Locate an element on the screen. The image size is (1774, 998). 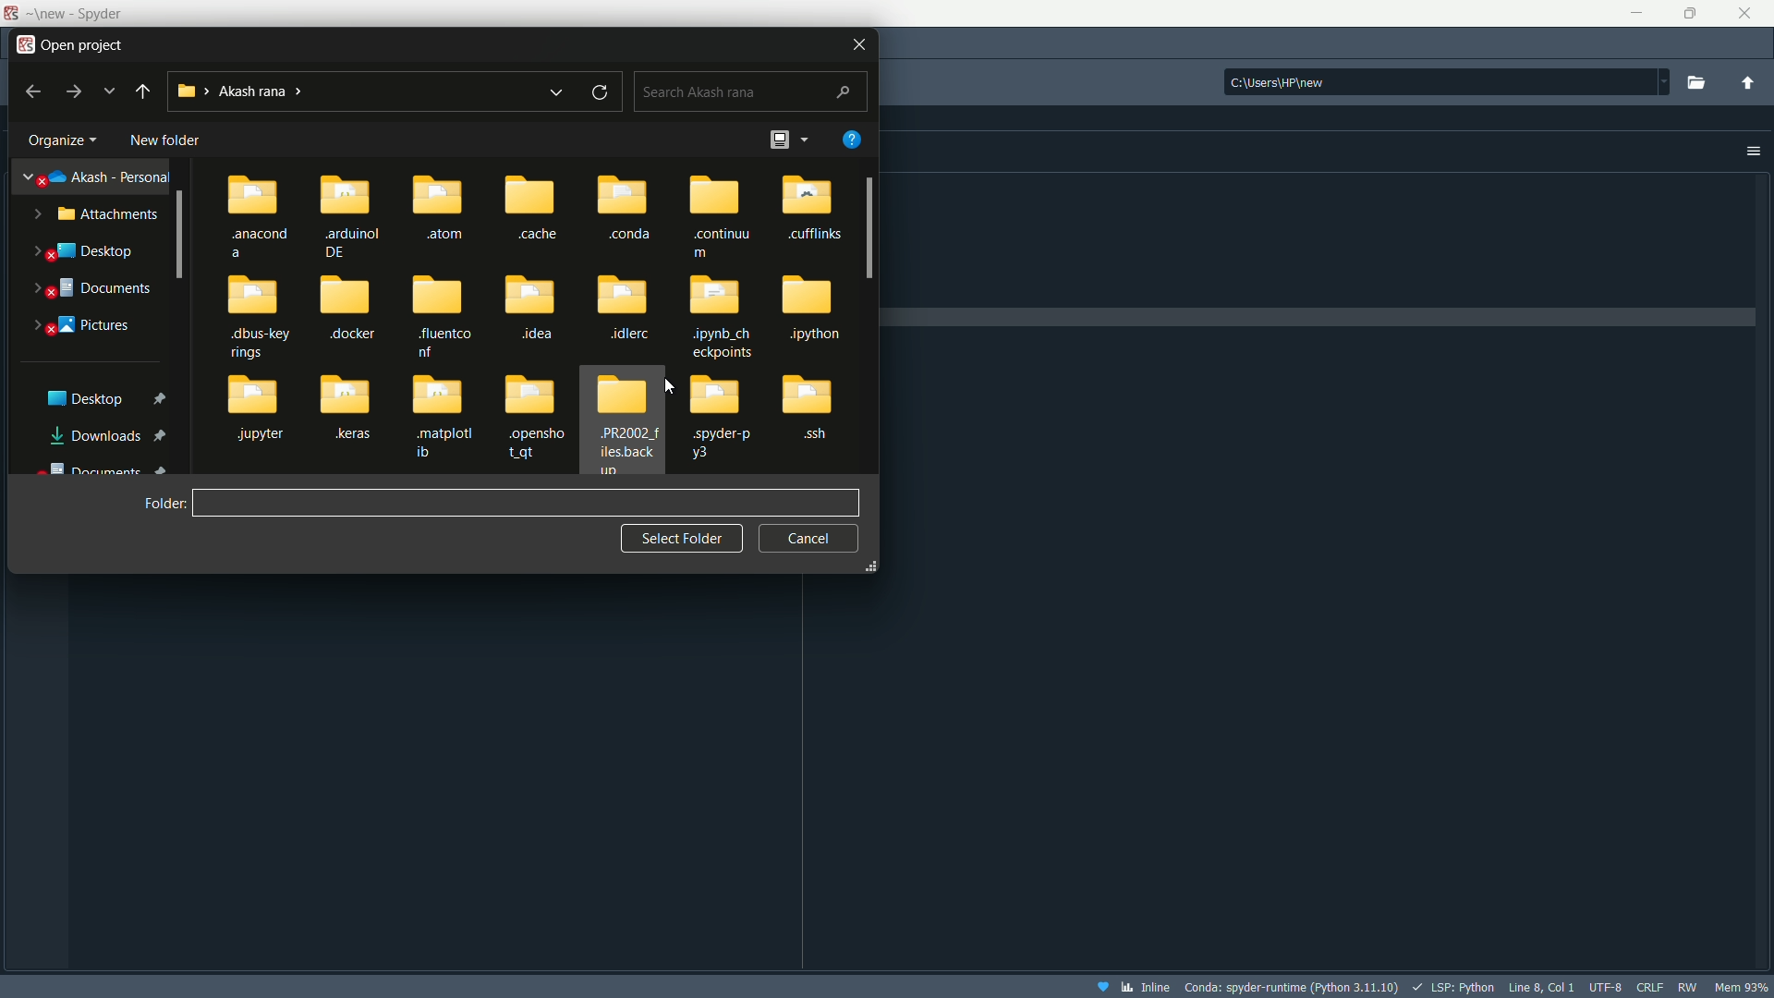
search bar is located at coordinates (750, 89).